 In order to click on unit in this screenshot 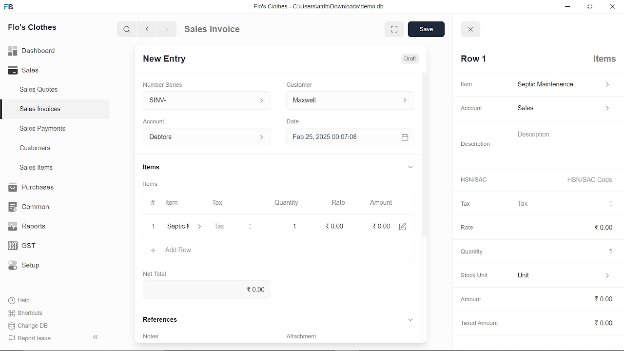, I will do `click(565, 276)`.